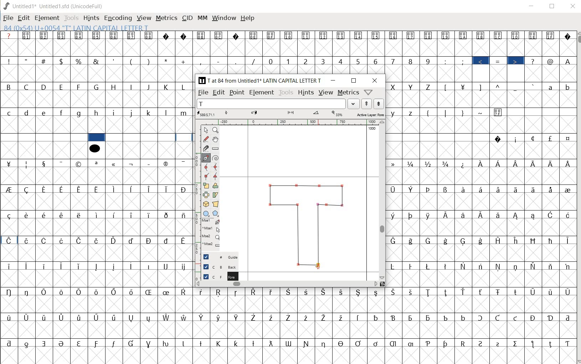 Image resolution: width=581 pixels, height=364 pixels. What do you see at coordinates (218, 61) in the screenshot?
I see `-` at bounding box center [218, 61].